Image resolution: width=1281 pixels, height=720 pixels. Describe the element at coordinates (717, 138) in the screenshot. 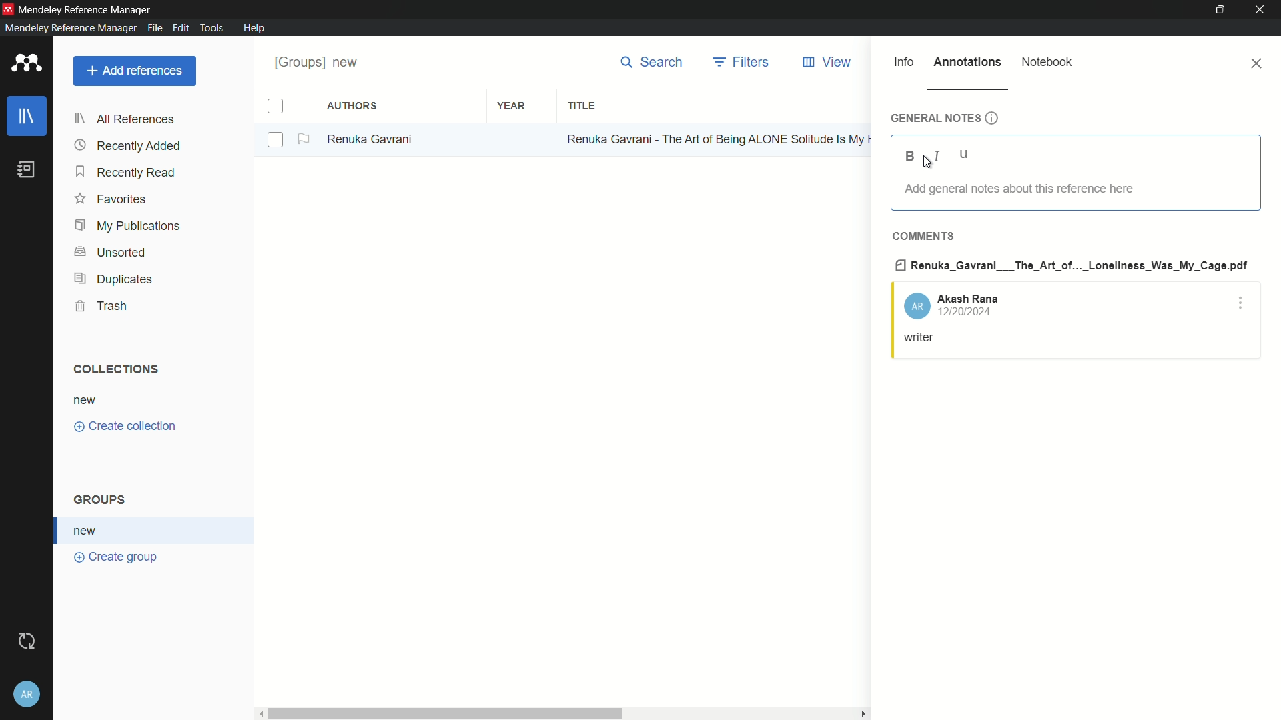

I see `Renuka Gavrani-The Art of Being ALONE Solitude Is My HOME, Loneliness W...` at that location.